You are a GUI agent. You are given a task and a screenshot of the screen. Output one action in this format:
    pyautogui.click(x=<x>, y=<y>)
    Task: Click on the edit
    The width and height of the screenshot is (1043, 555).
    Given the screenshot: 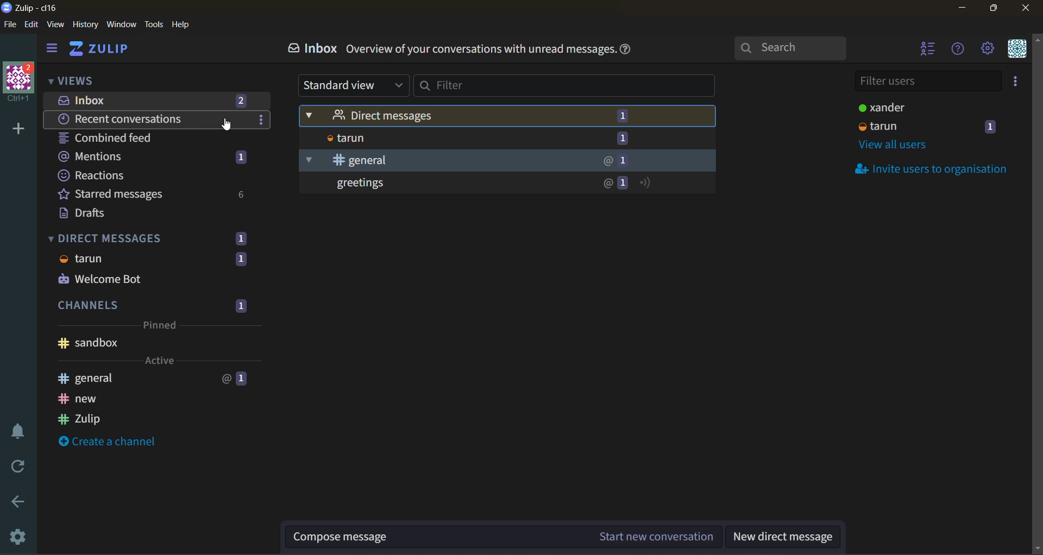 What is the action you would take?
    pyautogui.click(x=33, y=24)
    